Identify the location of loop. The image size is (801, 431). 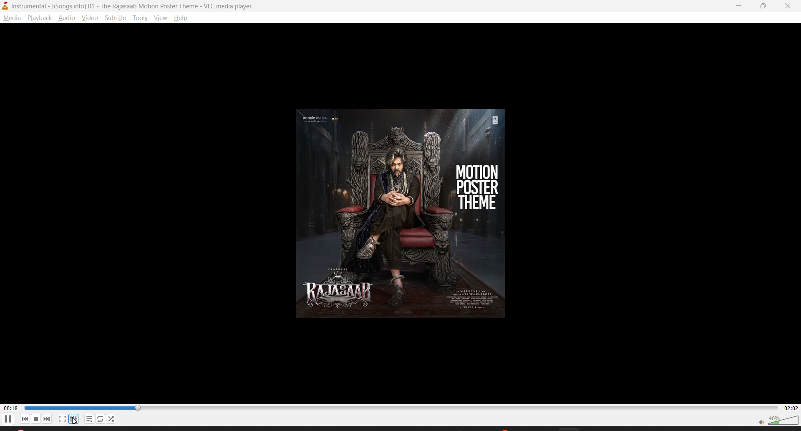
(101, 418).